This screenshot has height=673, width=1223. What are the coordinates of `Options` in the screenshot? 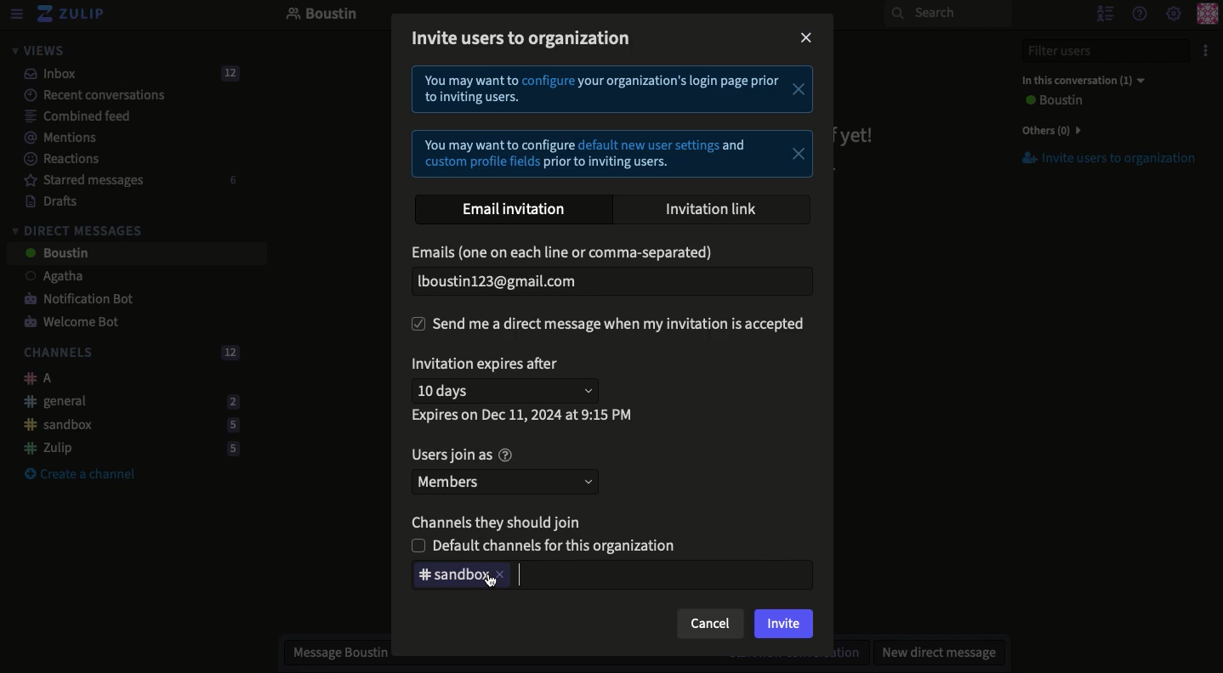 It's located at (1203, 51).